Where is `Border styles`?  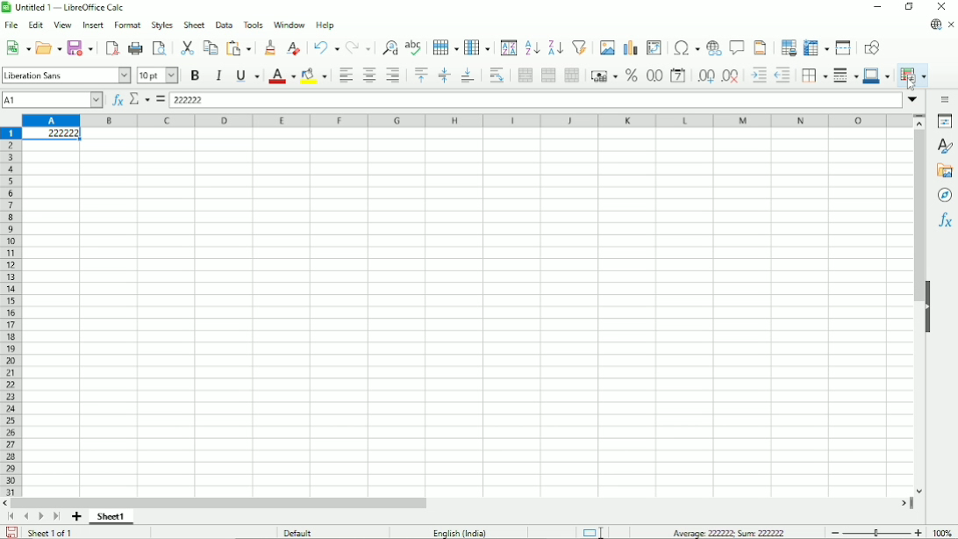
Border styles is located at coordinates (845, 75).